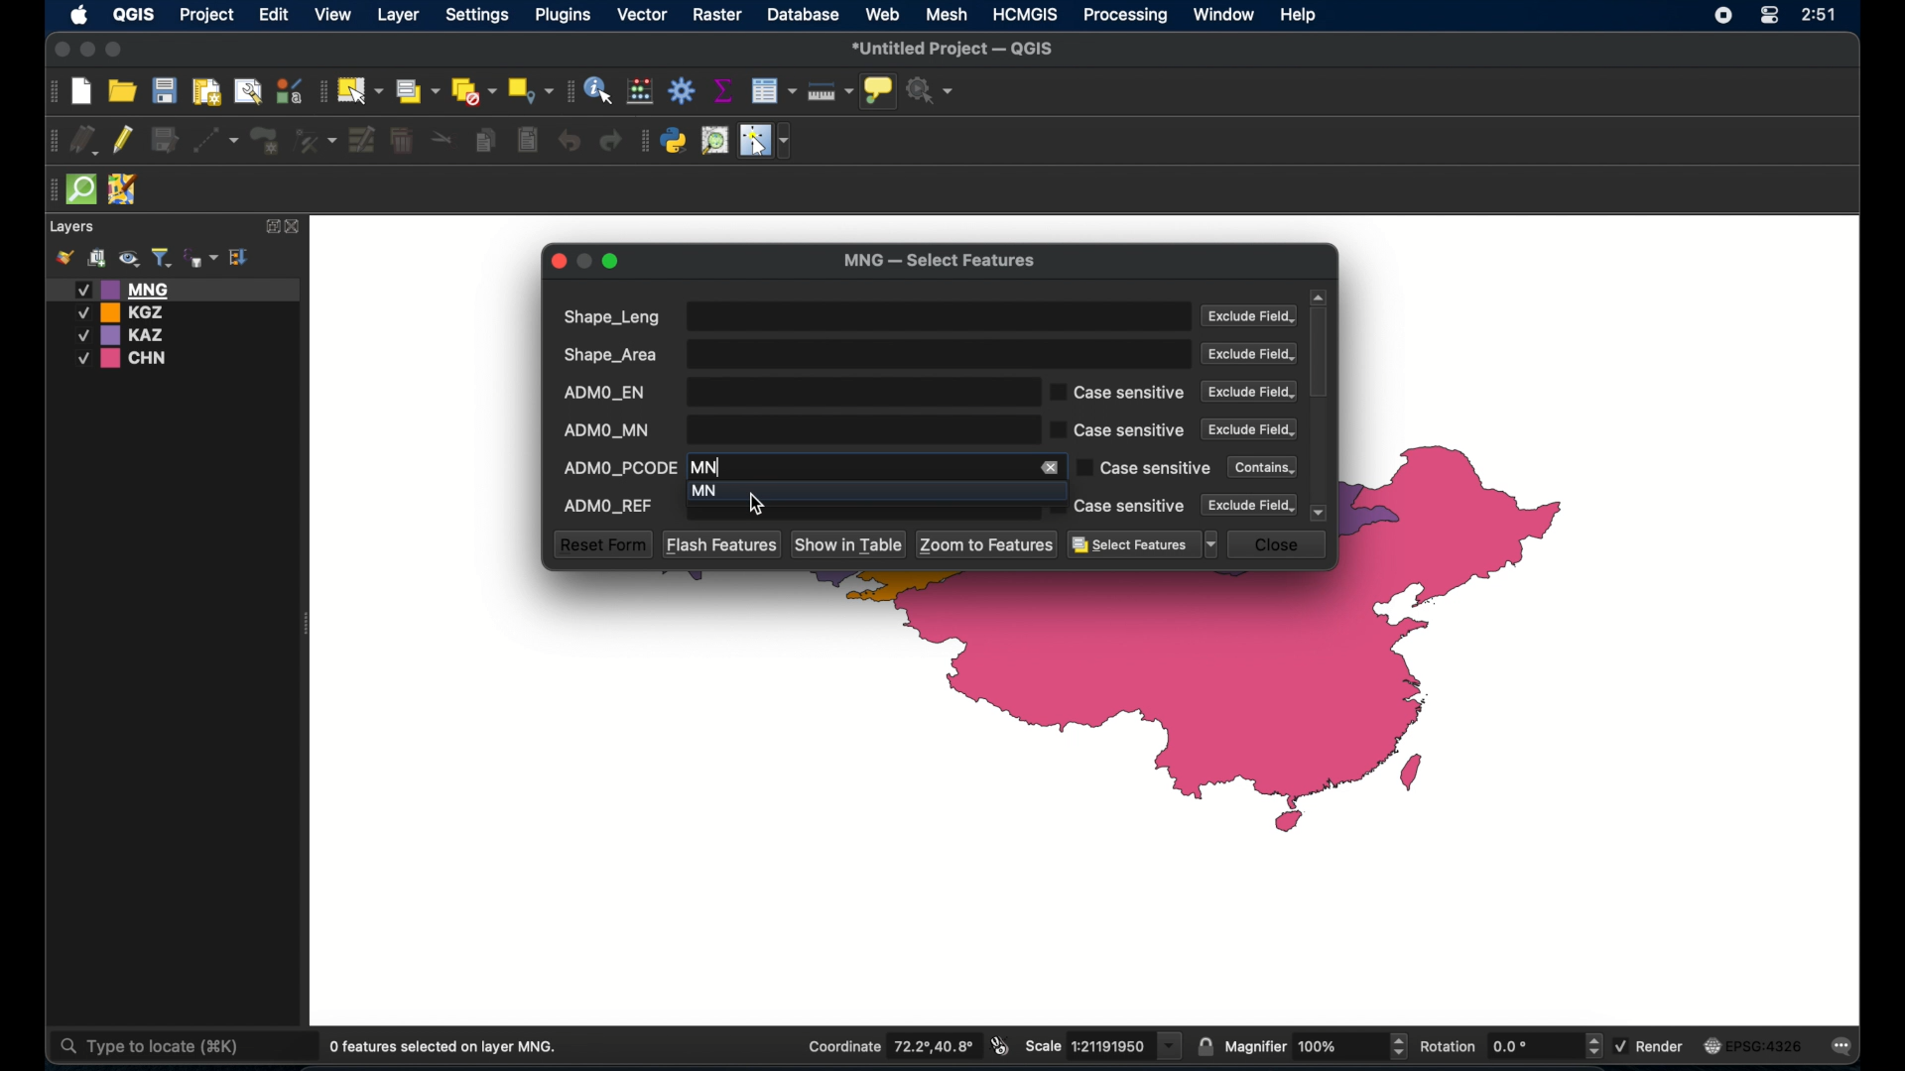  What do you see at coordinates (644, 15) in the screenshot?
I see `vector` at bounding box center [644, 15].